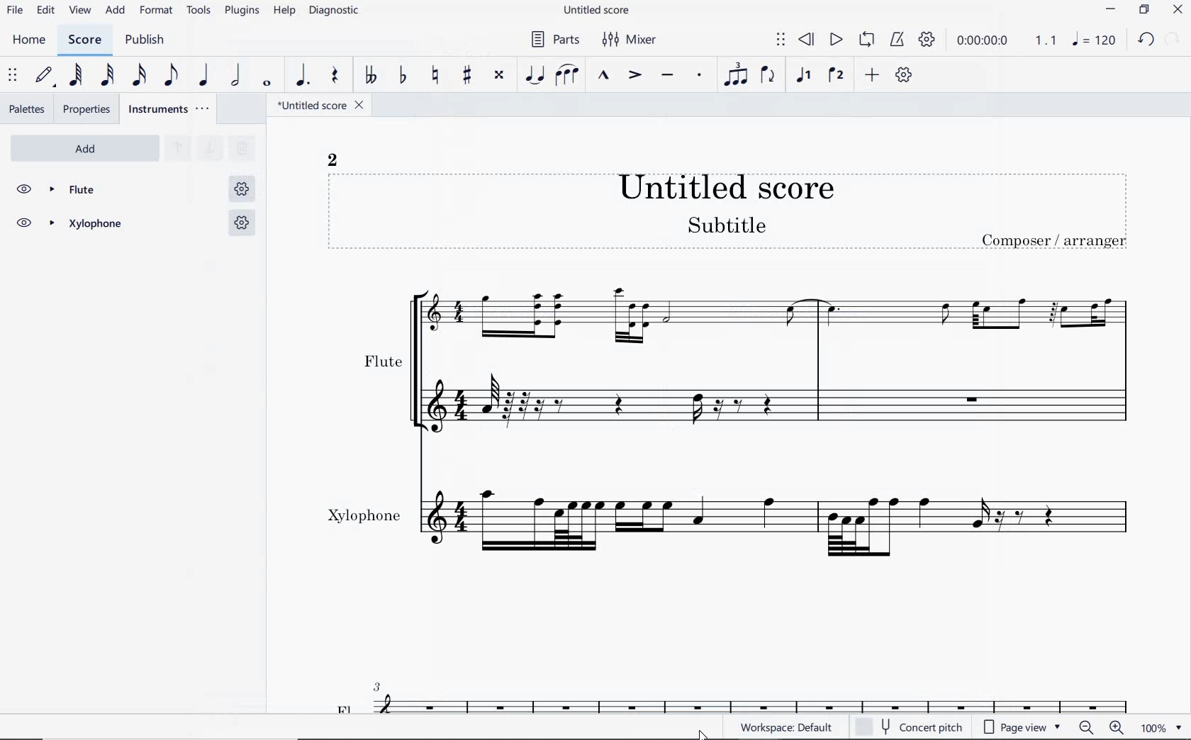 The width and height of the screenshot is (1191, 740). Describe the element at coordinates (536, 73) in the screenshot. I see `TIE` at that location.